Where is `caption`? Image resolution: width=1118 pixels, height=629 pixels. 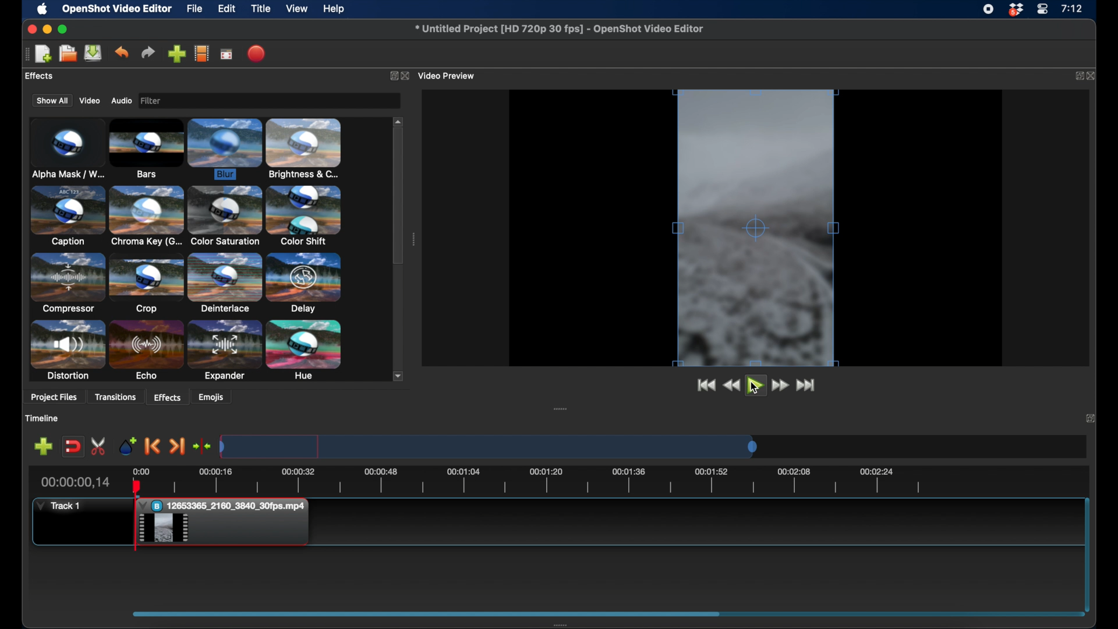
caption is located at coordinates (67, 215).